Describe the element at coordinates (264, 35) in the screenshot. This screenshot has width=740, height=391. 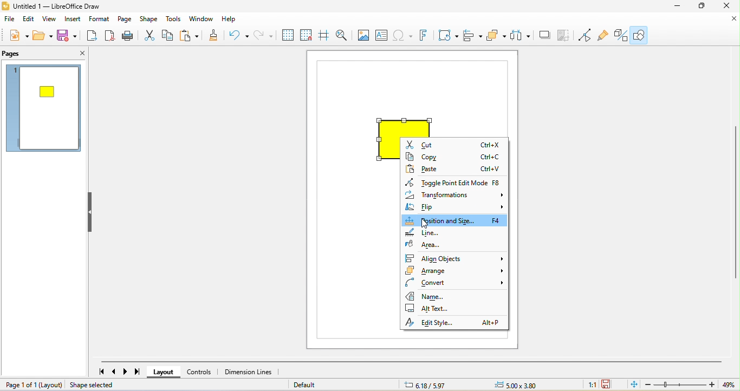
I see `redo` at that location.